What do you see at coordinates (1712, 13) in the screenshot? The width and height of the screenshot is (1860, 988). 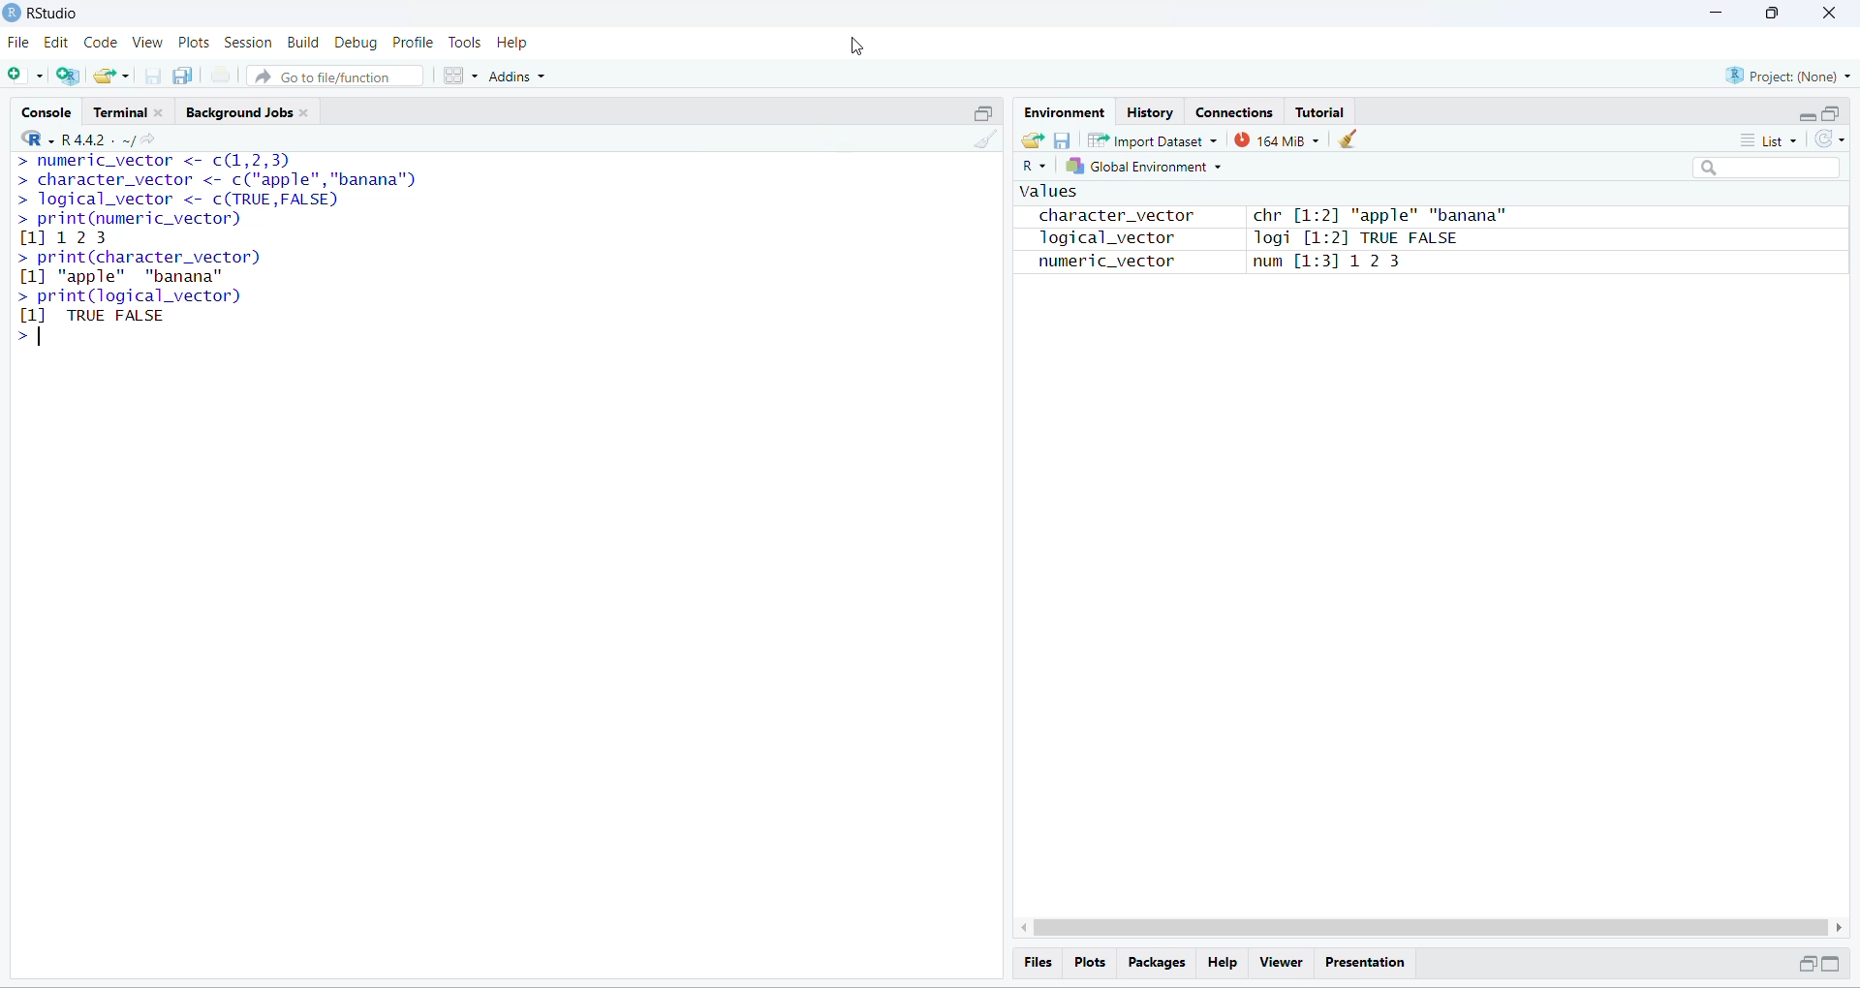 I see `minimize` at bounding box center [1712, 13].